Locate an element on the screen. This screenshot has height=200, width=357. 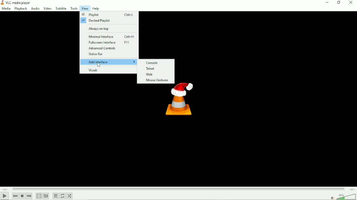
VLC logo is located at coordinates (2, 2).